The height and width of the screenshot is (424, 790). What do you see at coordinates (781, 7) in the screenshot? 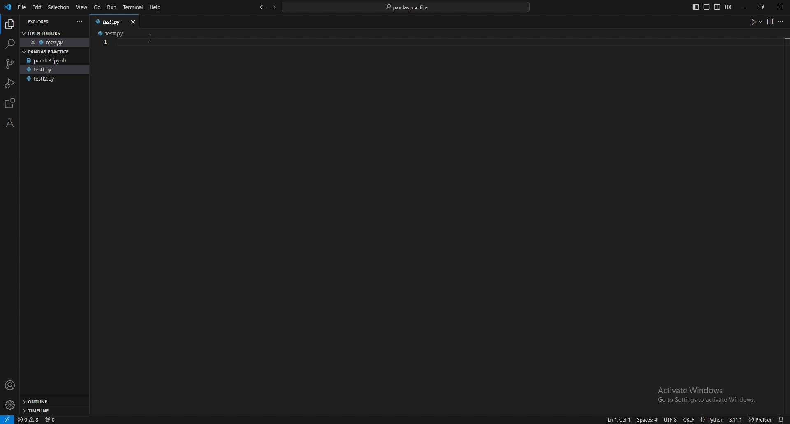
I see `close` at bounding box center [781, 7].